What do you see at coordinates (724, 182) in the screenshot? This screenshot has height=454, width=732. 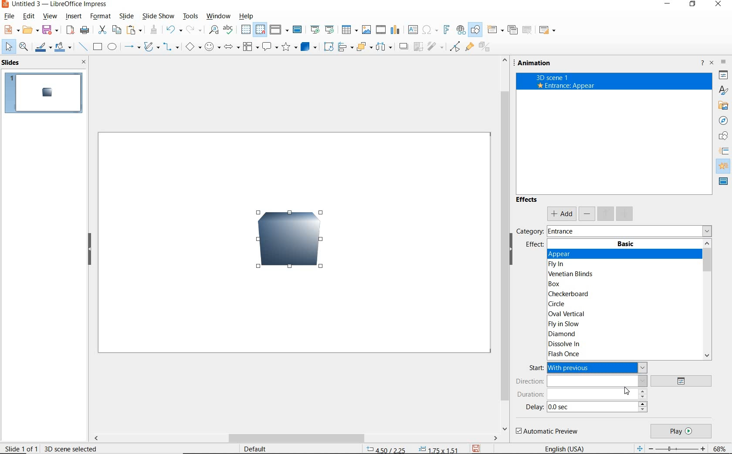 I see `master slides` at bounding box center [724, 182].